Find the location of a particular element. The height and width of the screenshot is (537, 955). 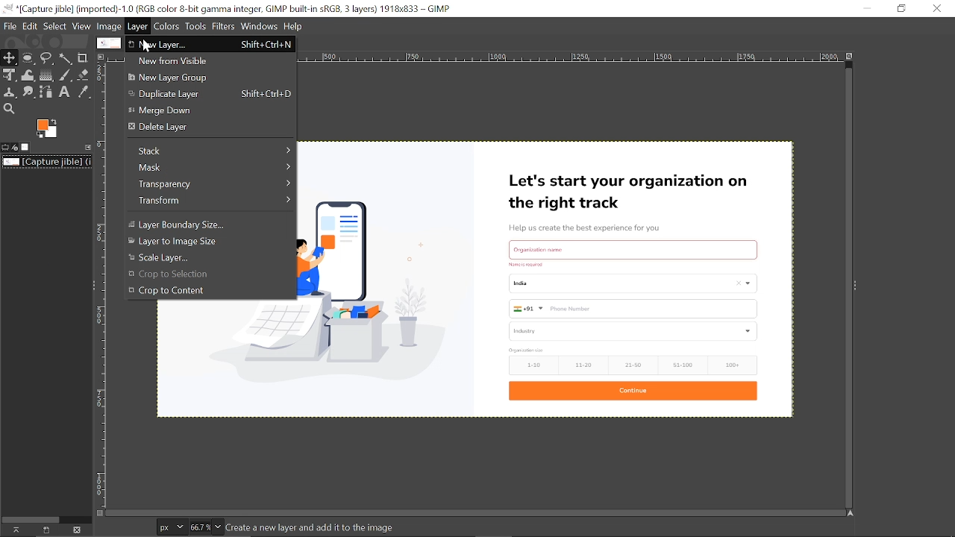

Text tool is located at coordinates (66, 92).